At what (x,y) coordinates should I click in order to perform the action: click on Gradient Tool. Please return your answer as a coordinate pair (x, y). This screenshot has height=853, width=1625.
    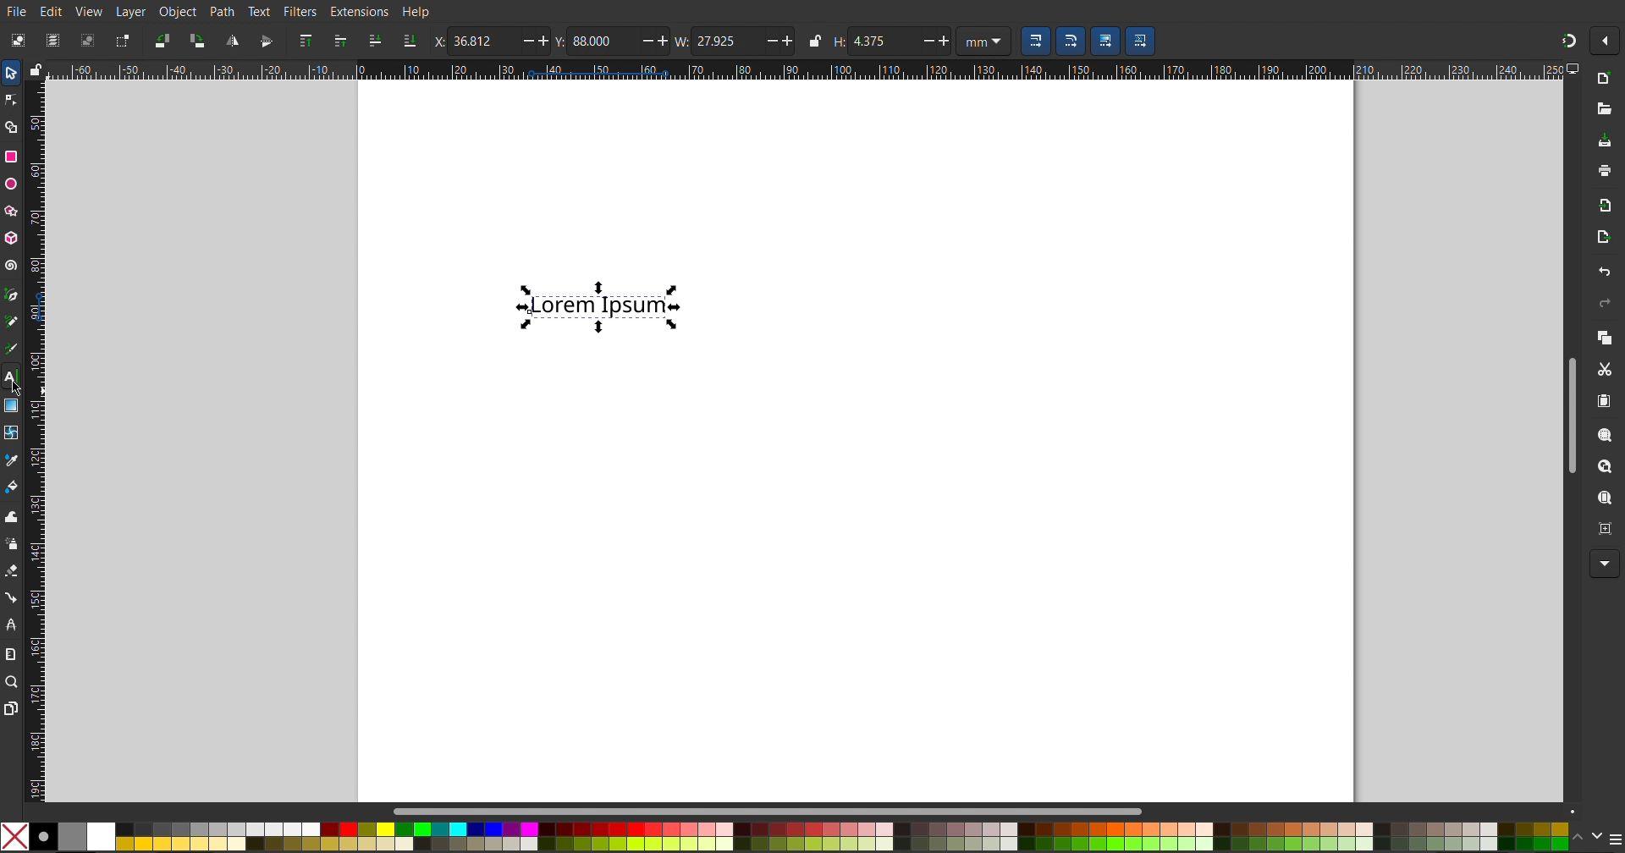
    Looking at the image, I should click on (12, 402).